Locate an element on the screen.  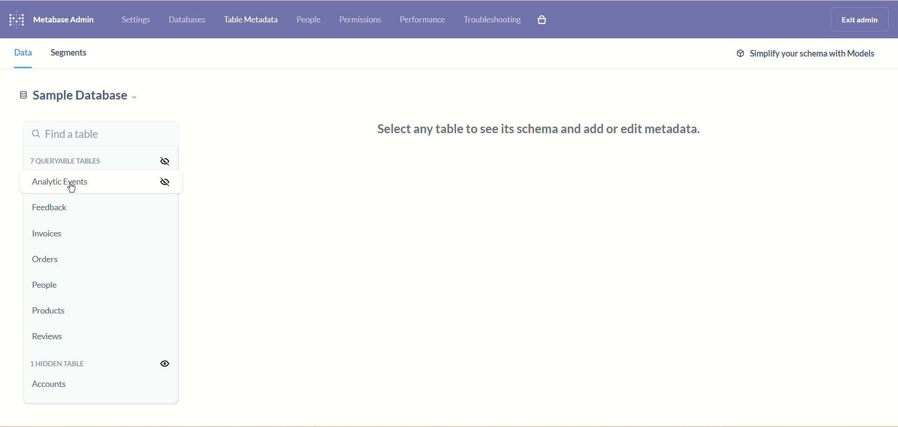
Simplify schema with models is located at coordinates (803, 56).